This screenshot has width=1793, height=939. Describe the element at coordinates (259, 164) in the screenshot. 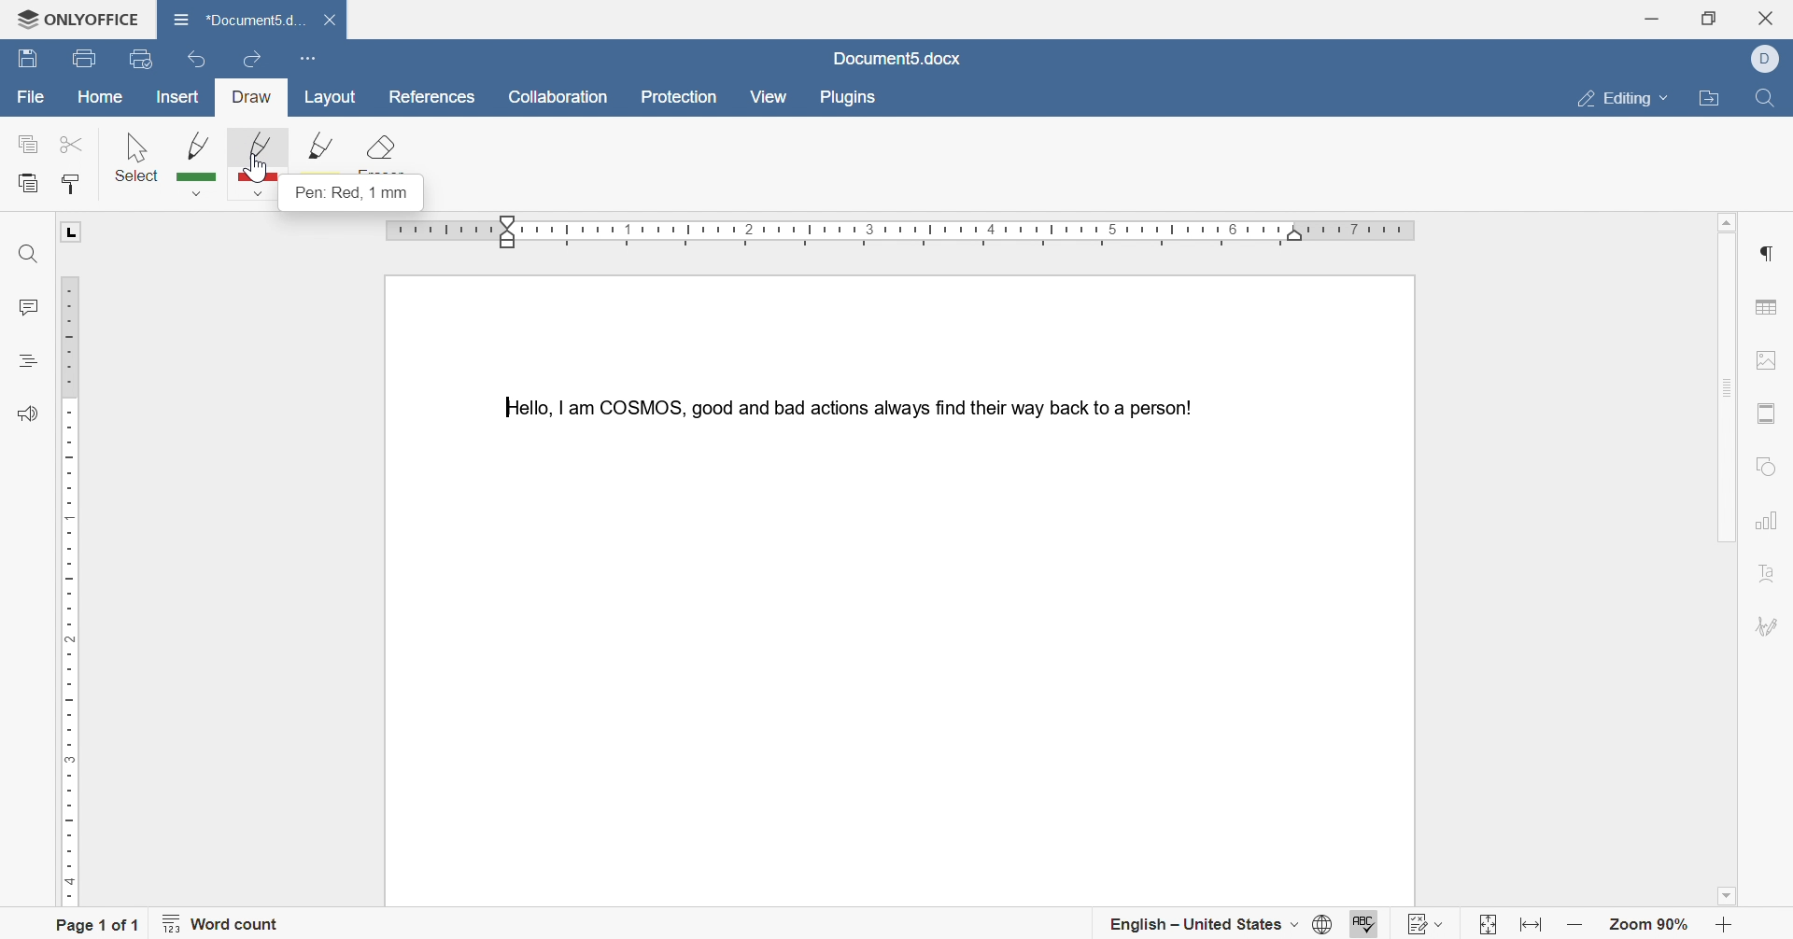

I see `red pen` at that location.